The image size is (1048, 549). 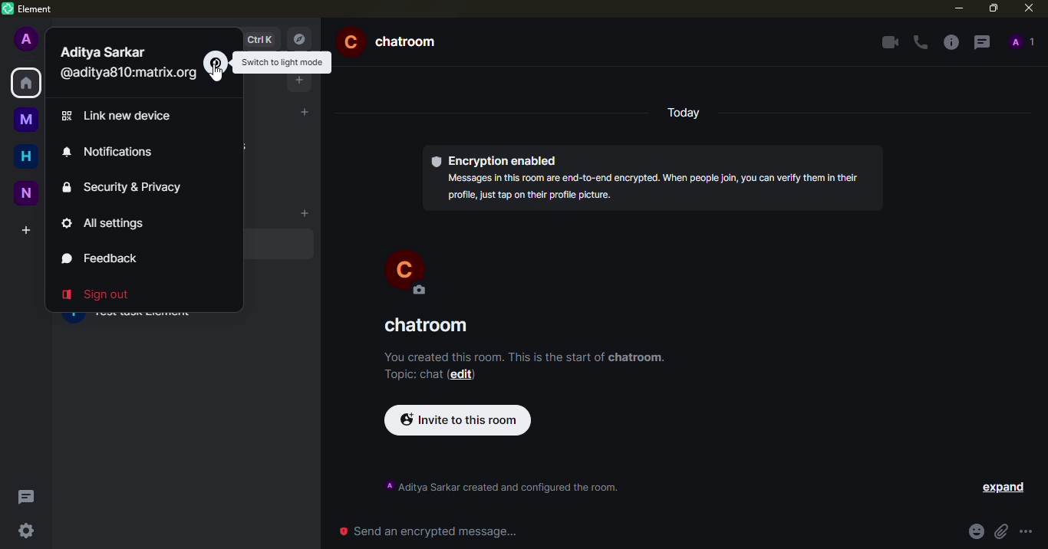 I want to click on encryption enabled, so click(x=496, y=160).